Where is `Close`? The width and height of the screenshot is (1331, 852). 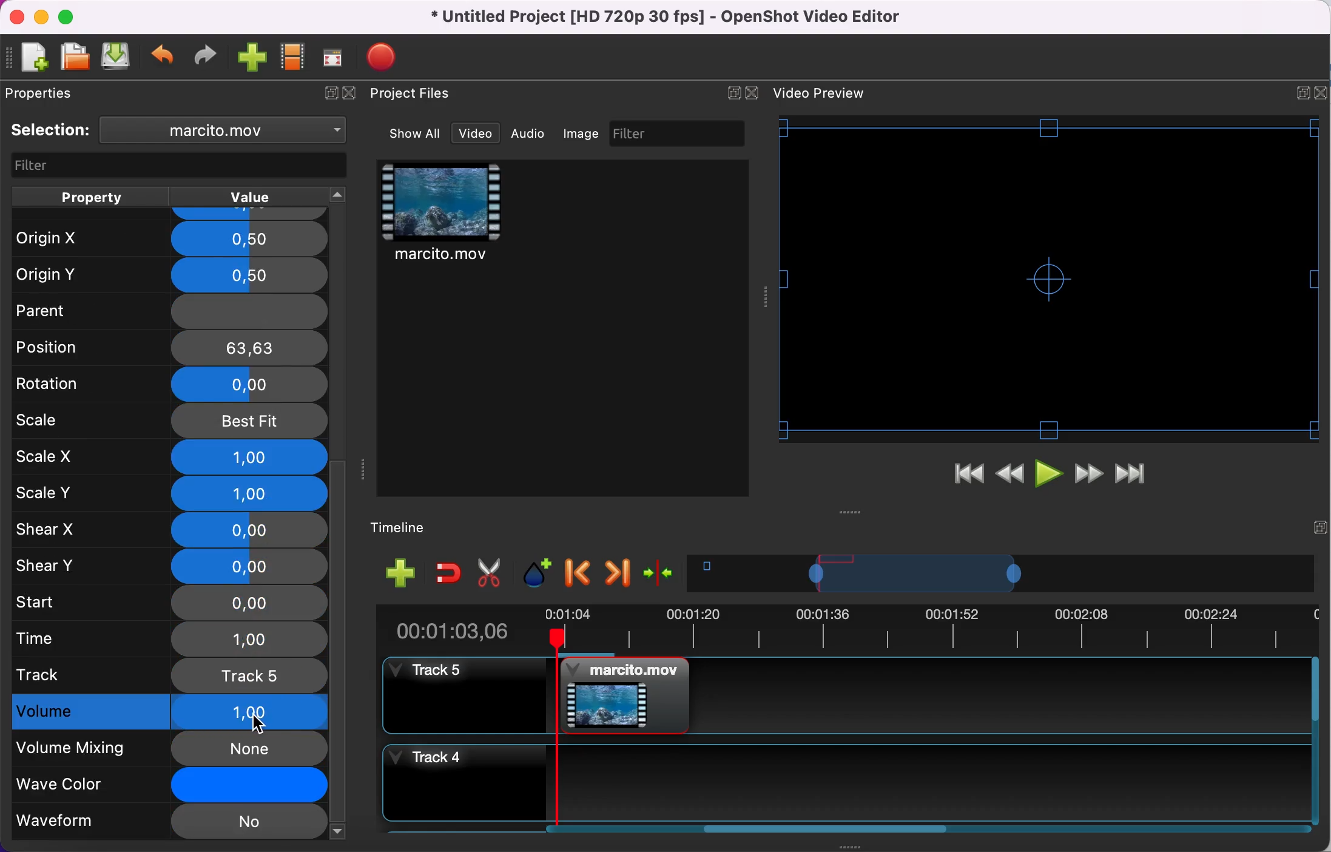 Close is located at coordinates (1320, 93).